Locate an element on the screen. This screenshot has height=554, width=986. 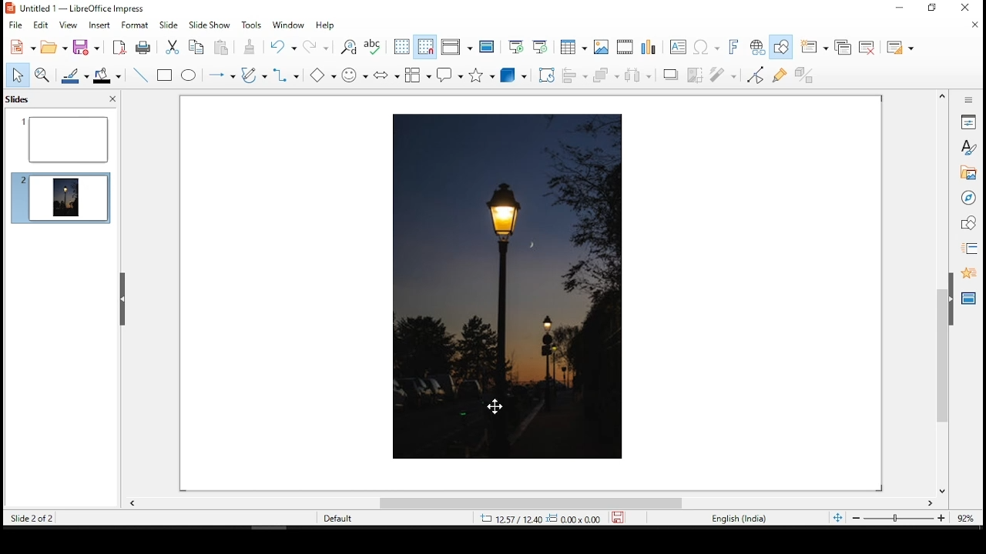
show grid is located at coordinates (401, 46).